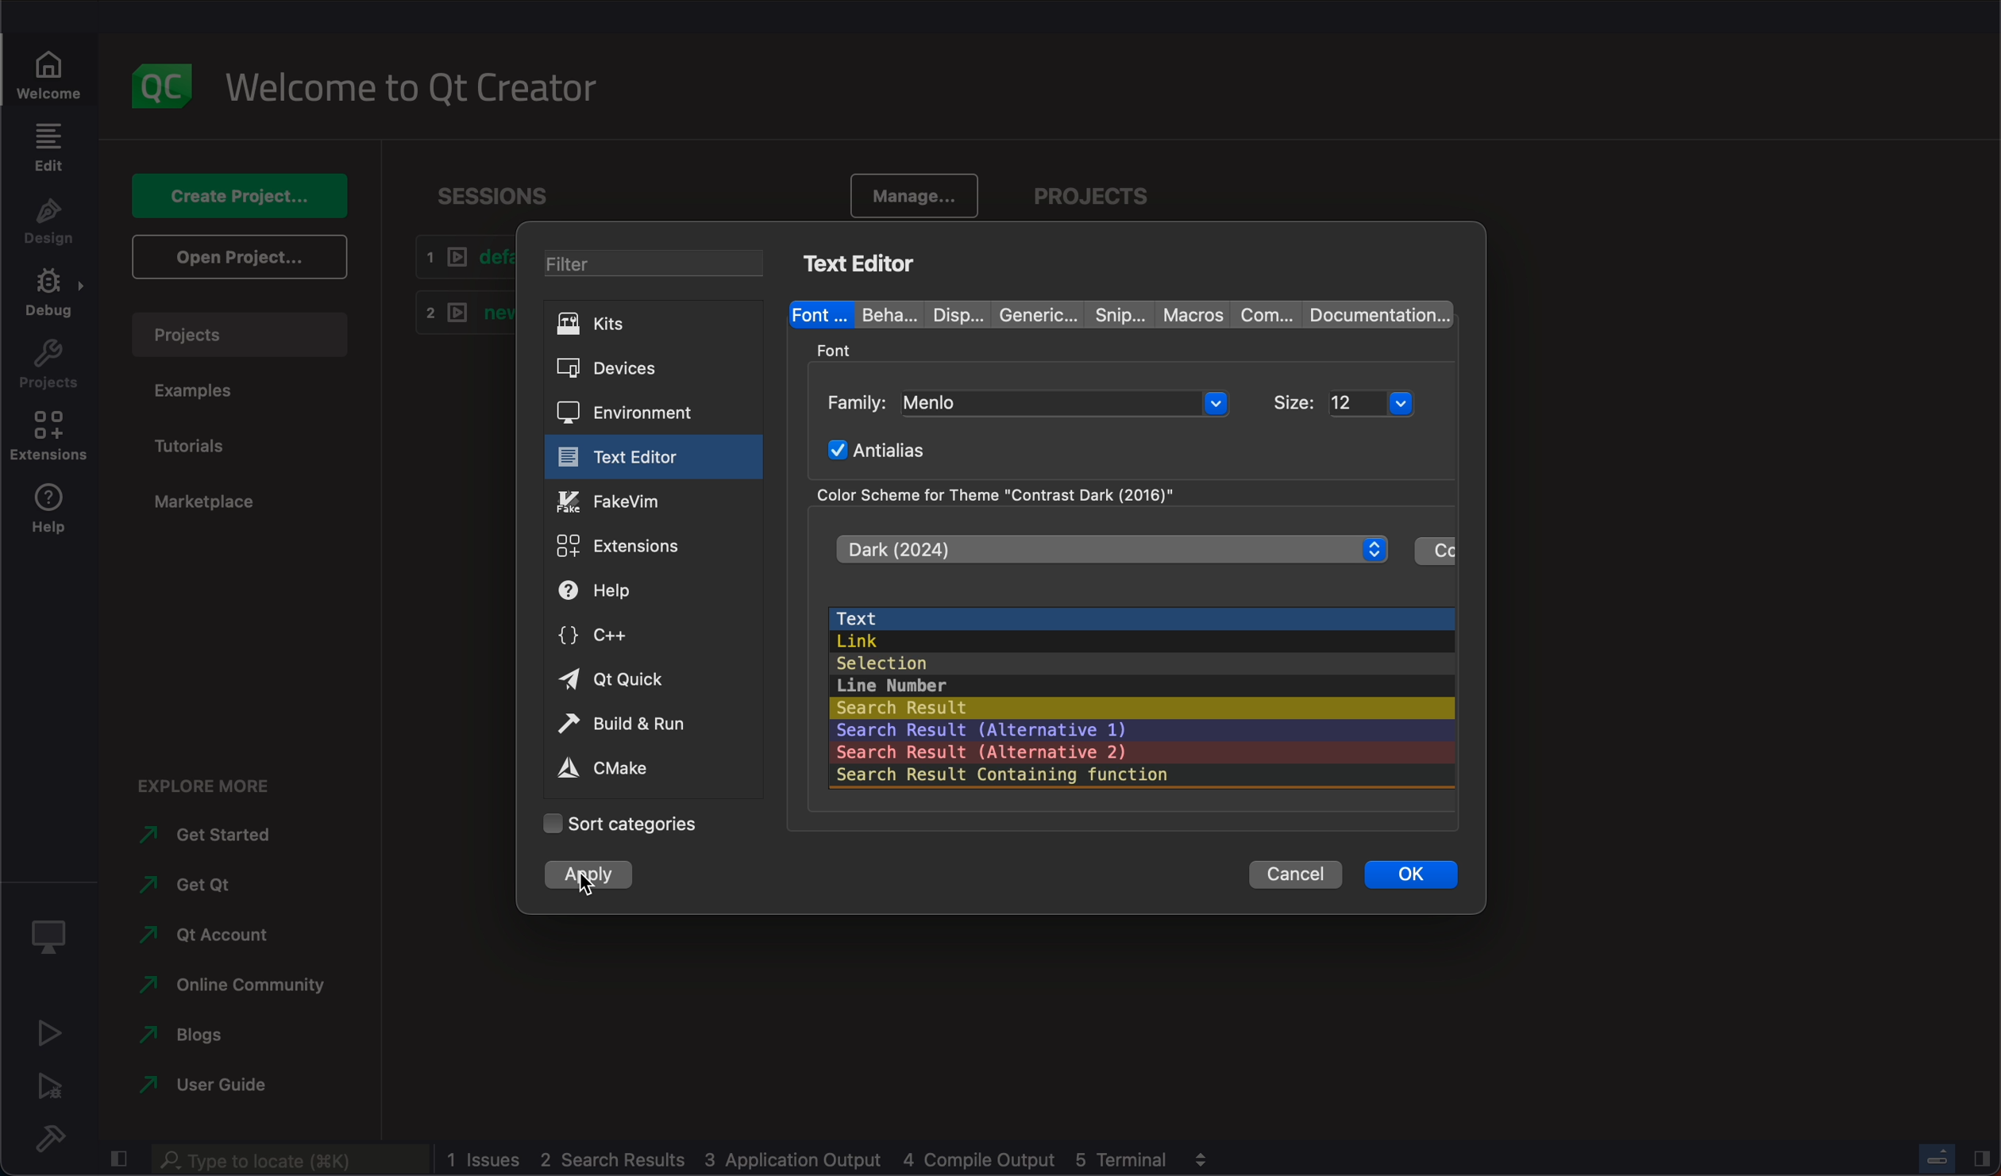 The height and width of the screenshot is (1176, 2001). What do you see at coordinates (1983, 1159) in the screenshot?
I see `close slidebar` at bounding box center [1983, 1159].